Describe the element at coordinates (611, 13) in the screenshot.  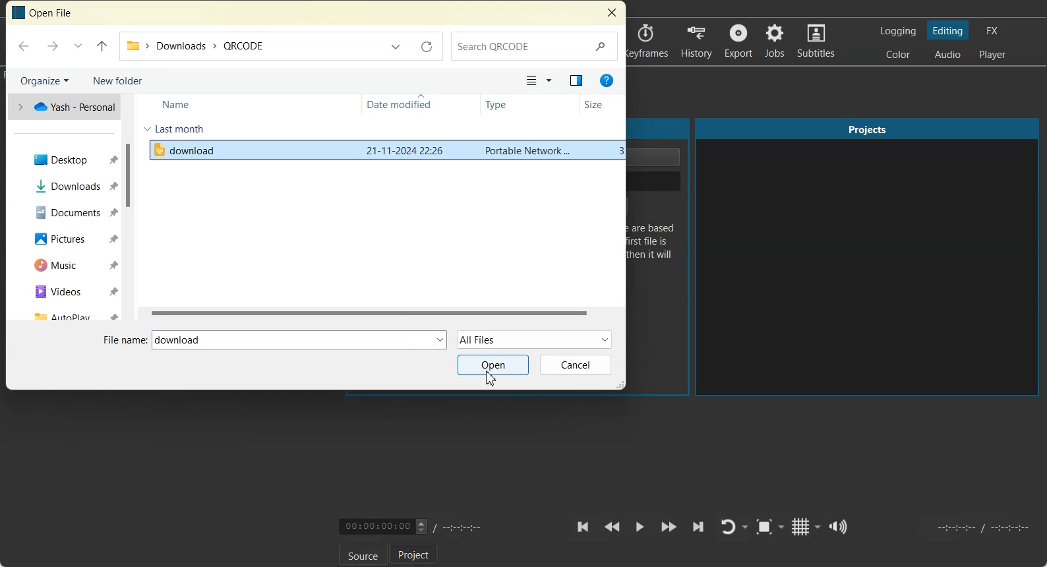
I see `Close` at that location.